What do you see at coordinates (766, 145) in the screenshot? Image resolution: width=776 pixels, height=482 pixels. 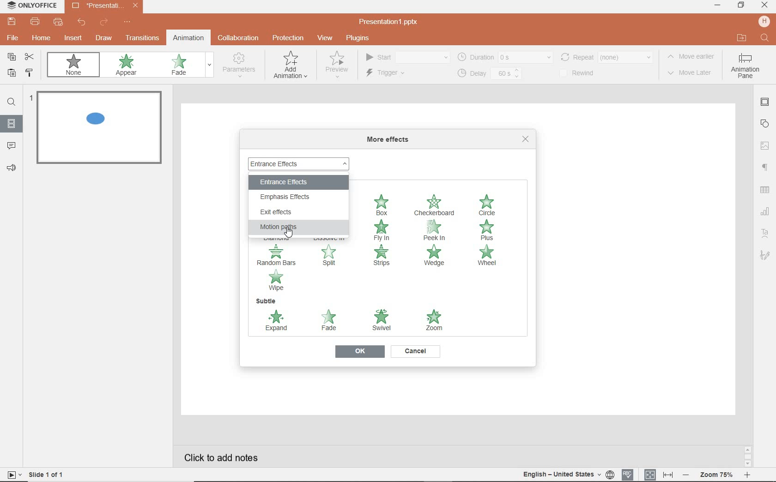 I see `image settings` at bounding box center [766, 145].